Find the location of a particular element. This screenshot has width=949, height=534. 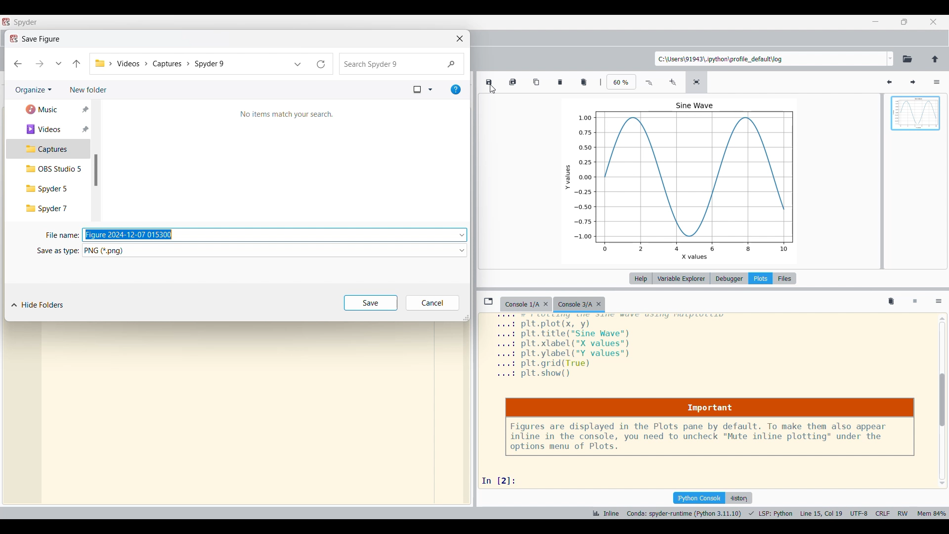

PROGRAMMING LANGUAGE is located at coordinates (771, 513).